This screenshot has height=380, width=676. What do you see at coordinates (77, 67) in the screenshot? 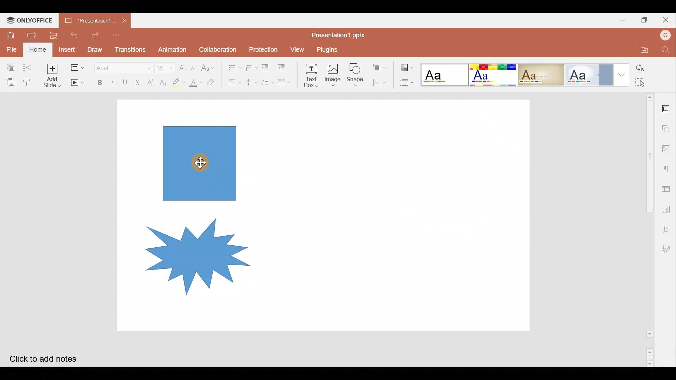
I see `Change slide layout` at bounding box center [77, 67].